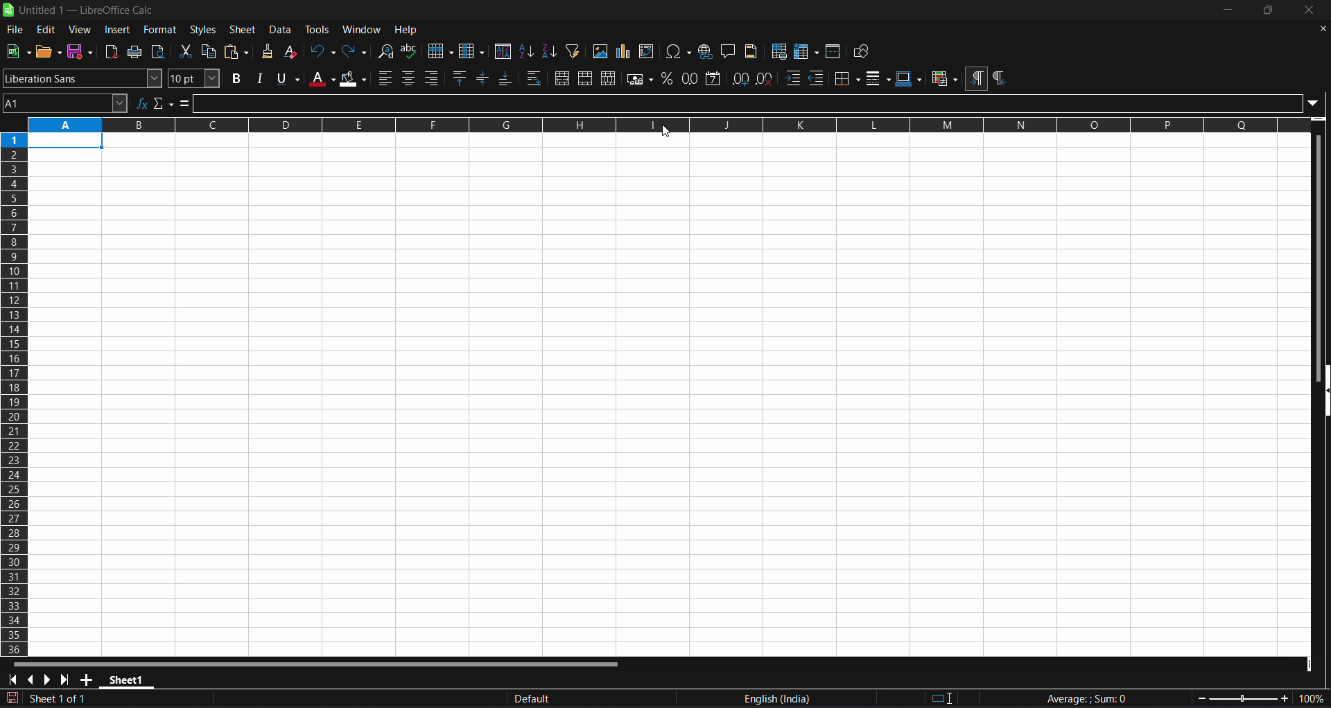  What do you see at coordinates (731, 51) in the screenshot?
I see `insert comment` at bounding box center [731, 51].